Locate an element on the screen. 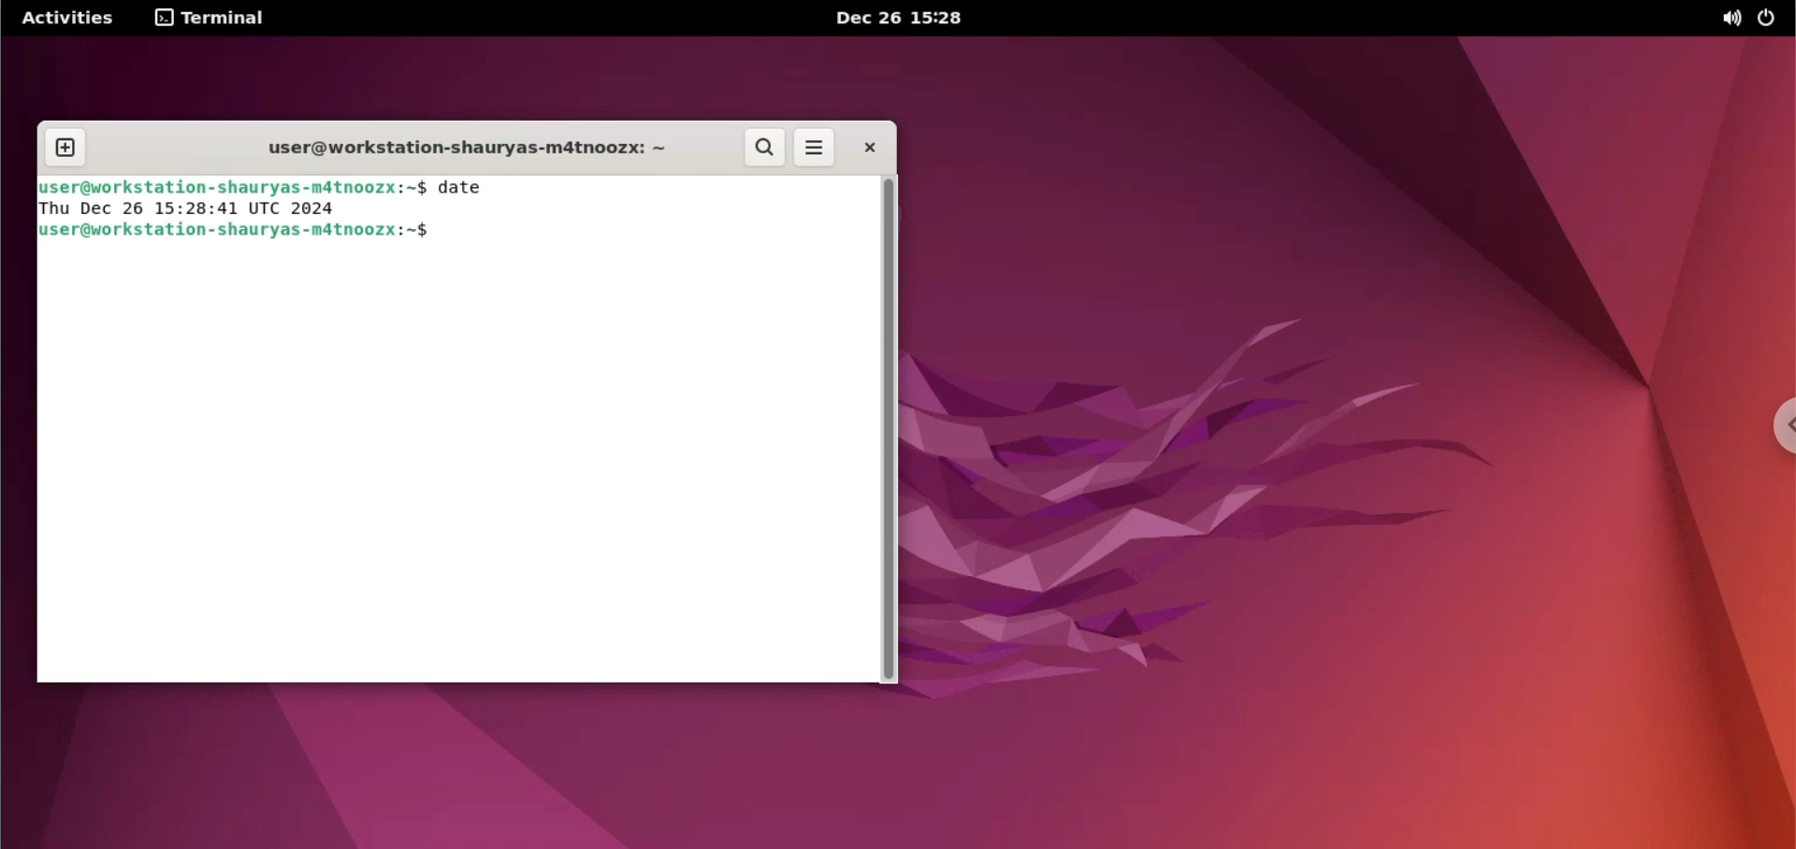 The image size is (1796, 849). chrome options is located at coordinates (1774, 425).